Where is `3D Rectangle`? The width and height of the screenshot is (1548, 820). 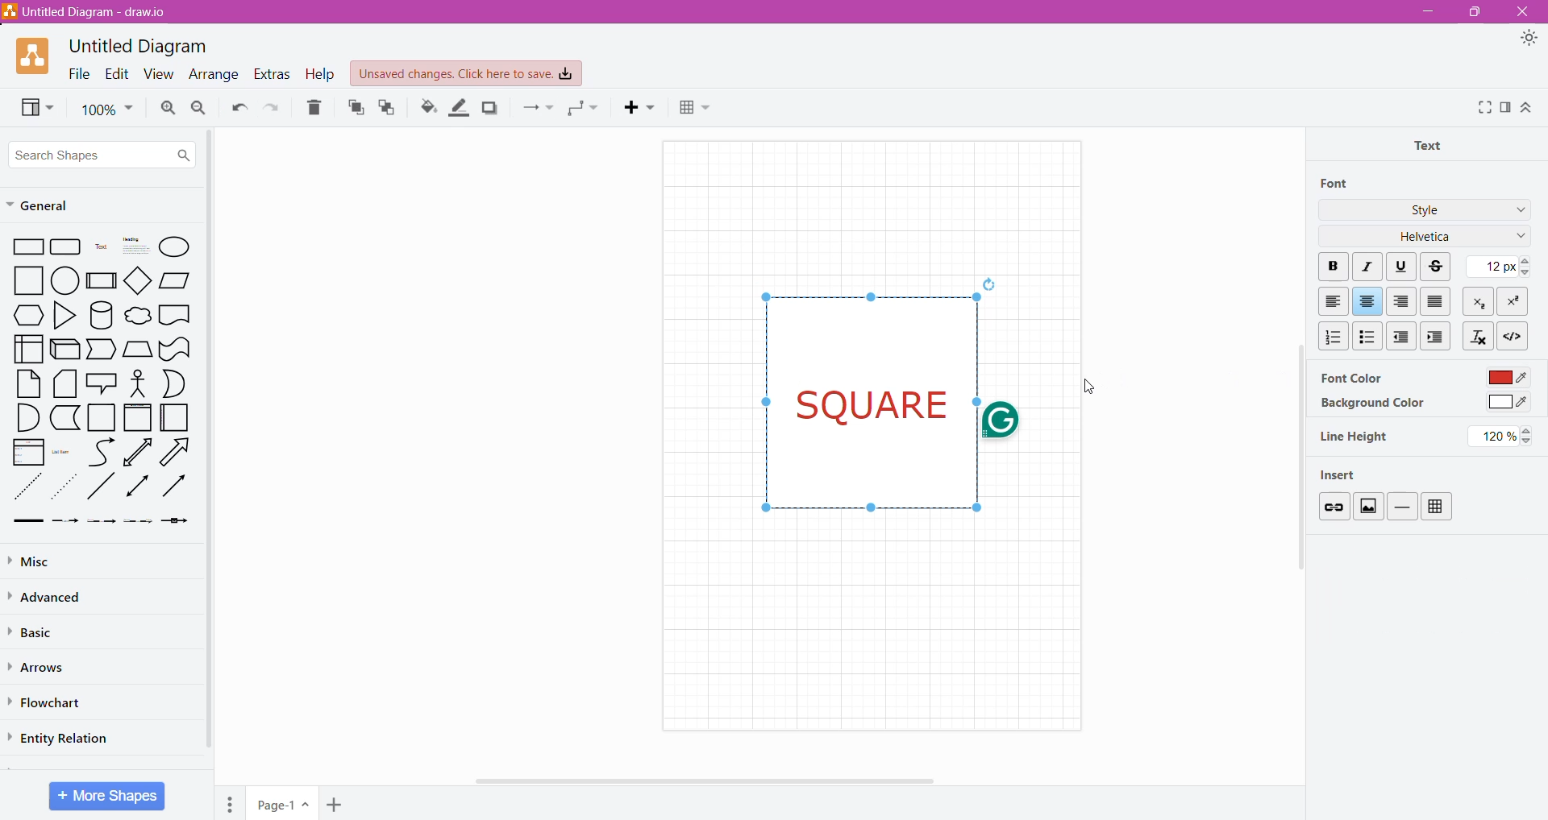
3D Rectangle is located at coordinates (64, 348).